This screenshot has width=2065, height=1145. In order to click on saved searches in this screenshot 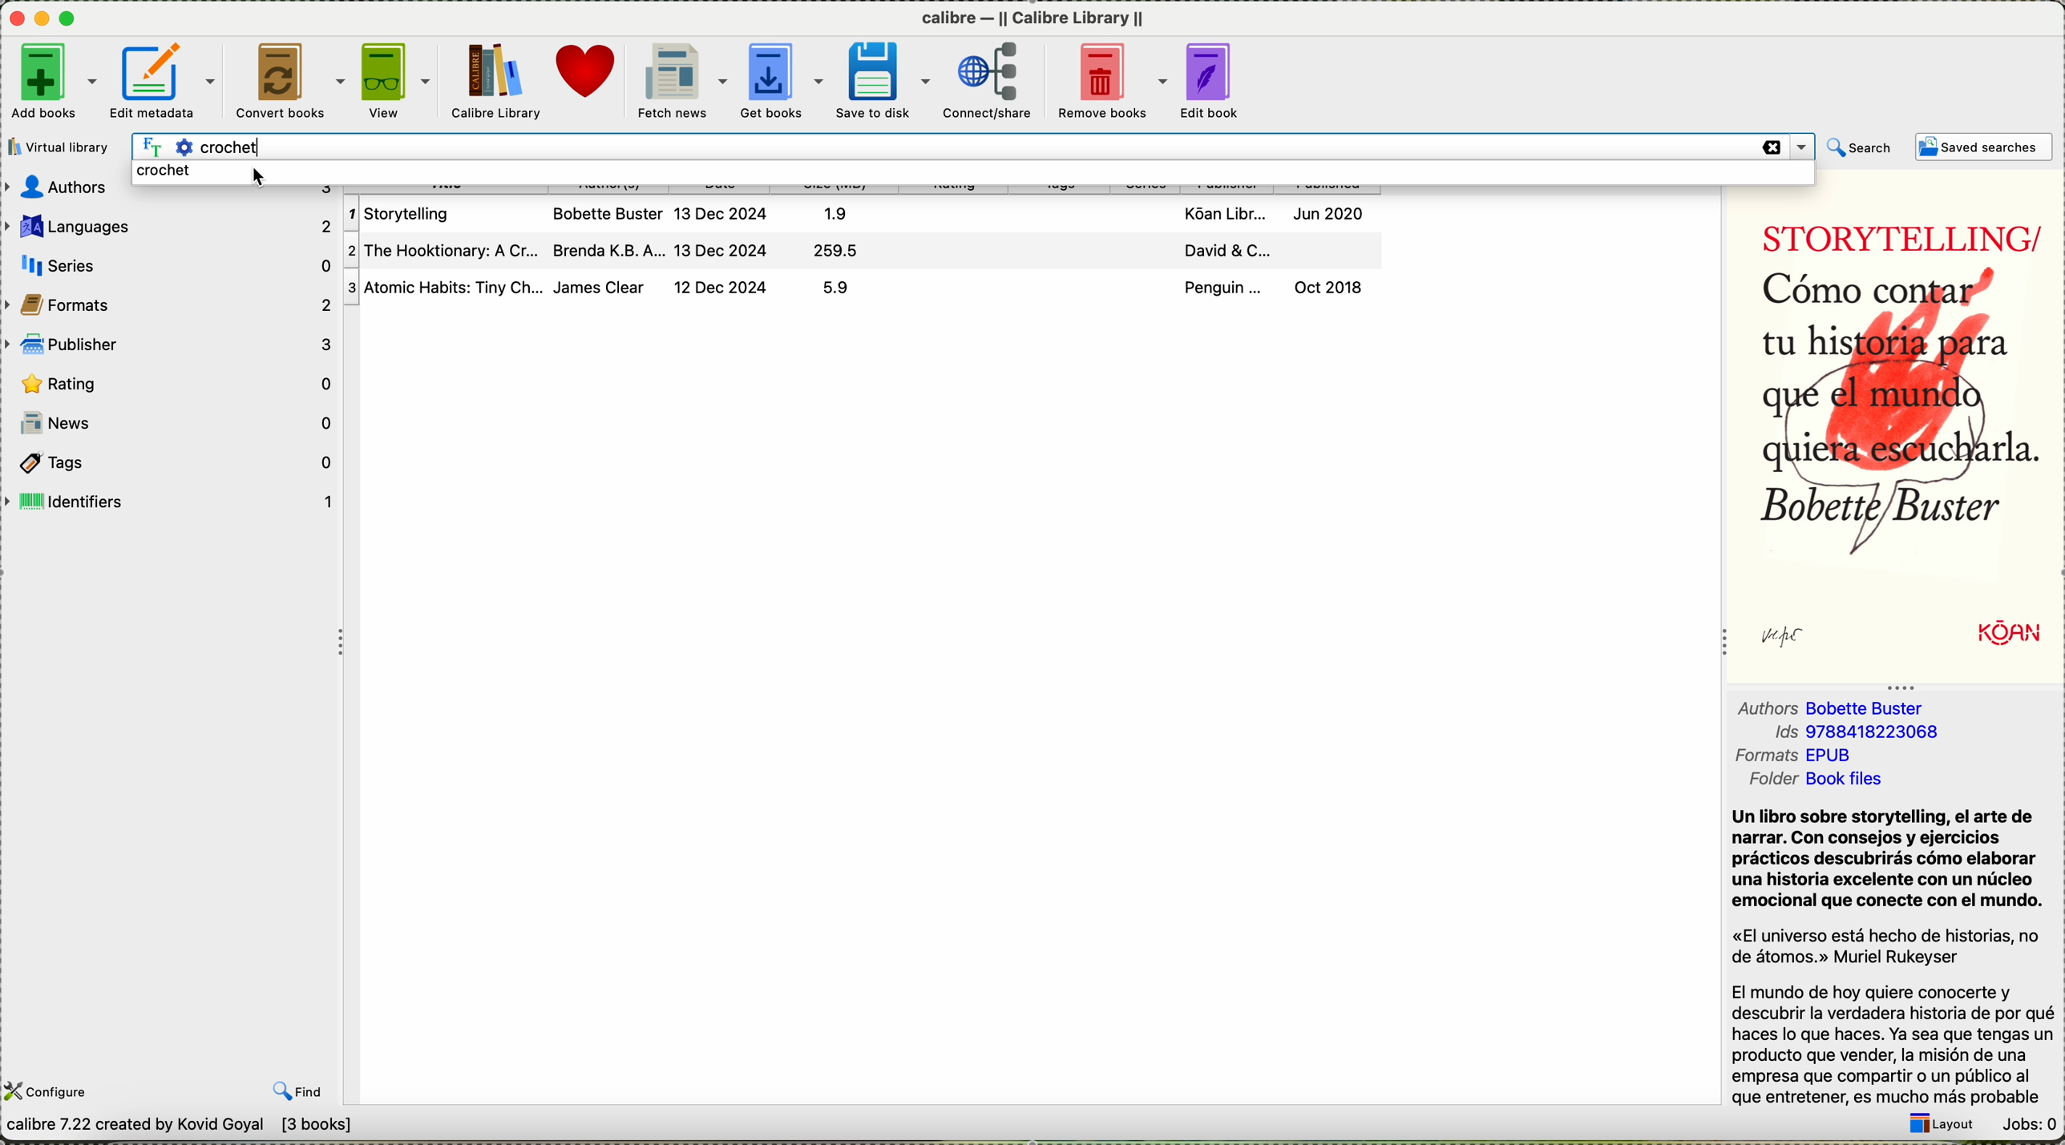, I will do `click(1986, 147)`.